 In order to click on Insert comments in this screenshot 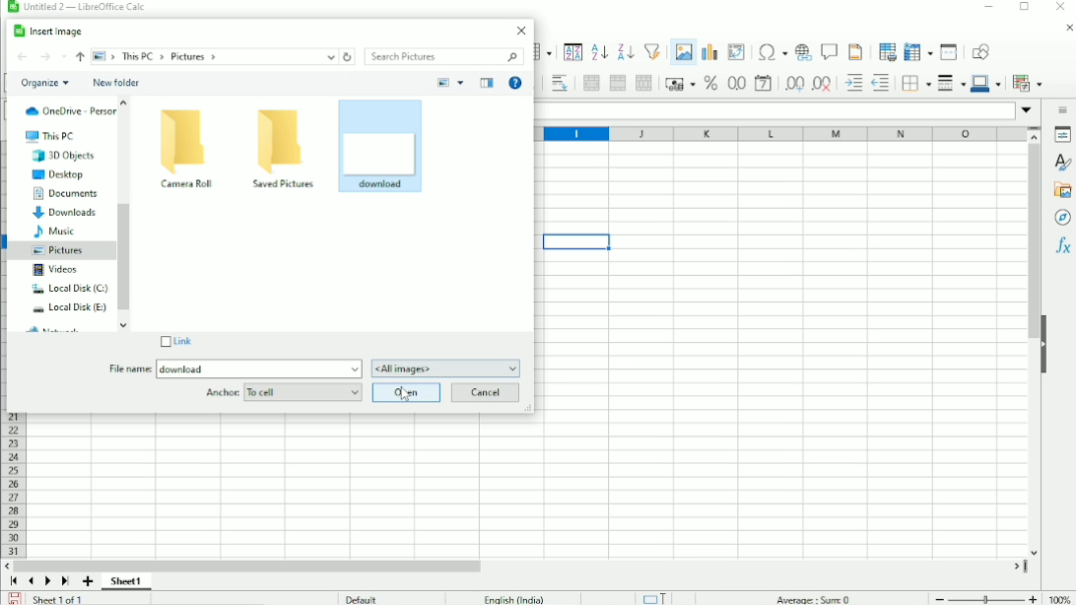, I will do `click(831, 51)`.